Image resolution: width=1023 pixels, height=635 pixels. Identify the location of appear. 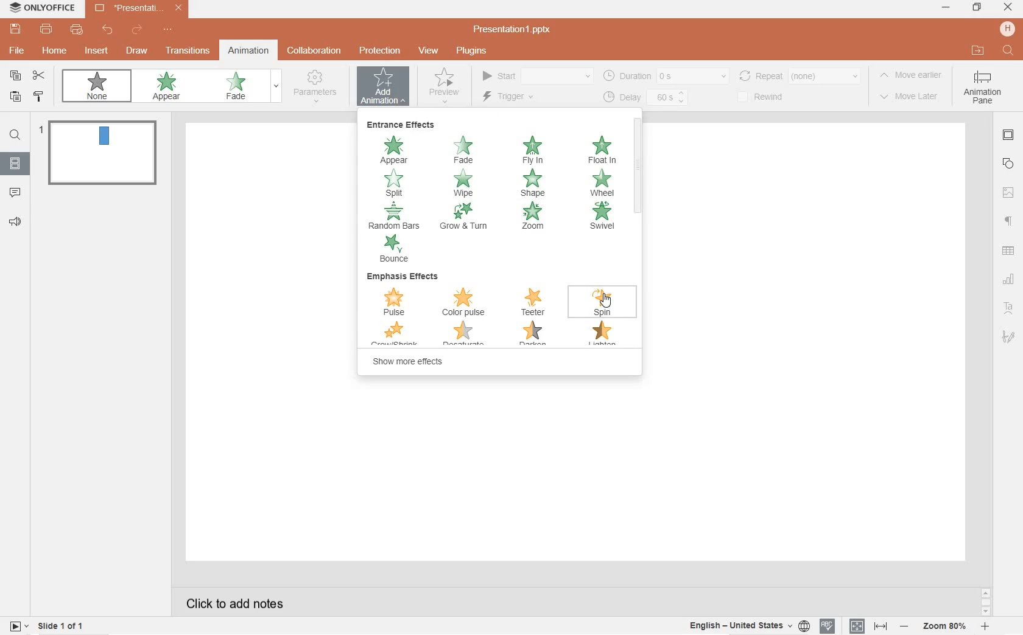
(169, 87).